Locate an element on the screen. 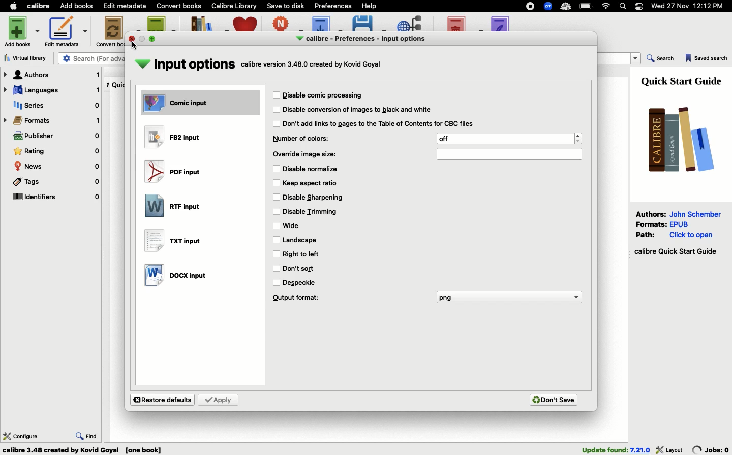 This screenshot has width=732, height=455. Output format is located at coordinates (297, 299).